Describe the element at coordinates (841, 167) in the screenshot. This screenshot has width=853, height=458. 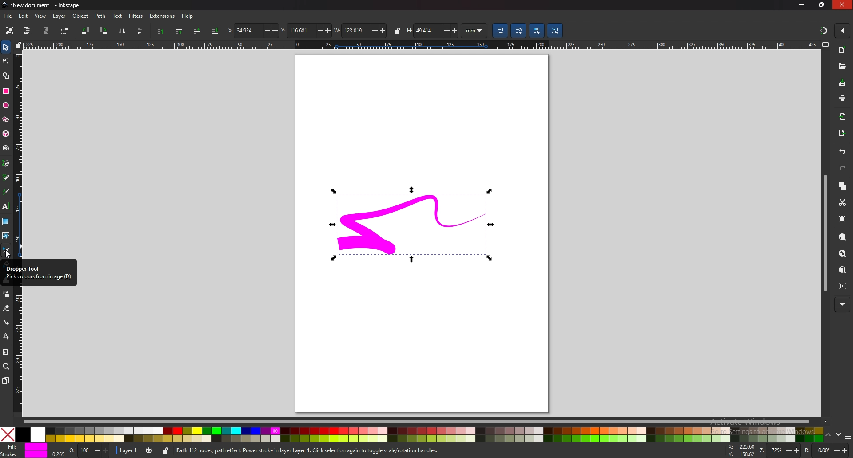
I see `redo` at that location.